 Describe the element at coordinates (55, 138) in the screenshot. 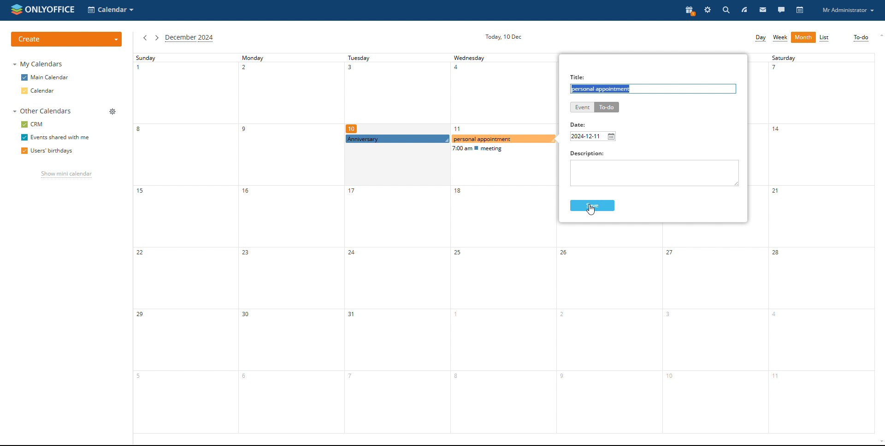

I see `event shared with me` at that location.